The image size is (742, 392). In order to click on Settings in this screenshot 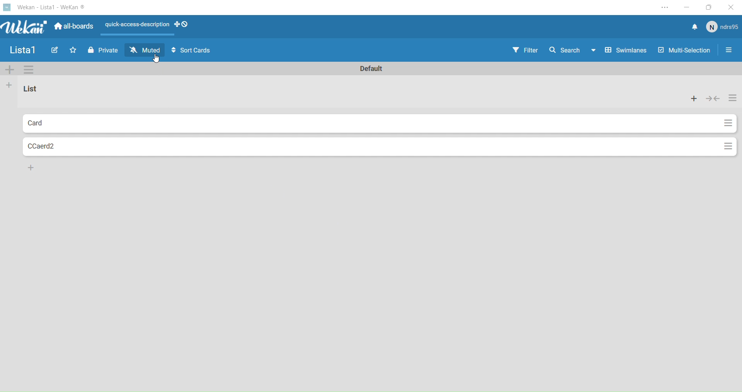, I will do `click(664, 7)`.